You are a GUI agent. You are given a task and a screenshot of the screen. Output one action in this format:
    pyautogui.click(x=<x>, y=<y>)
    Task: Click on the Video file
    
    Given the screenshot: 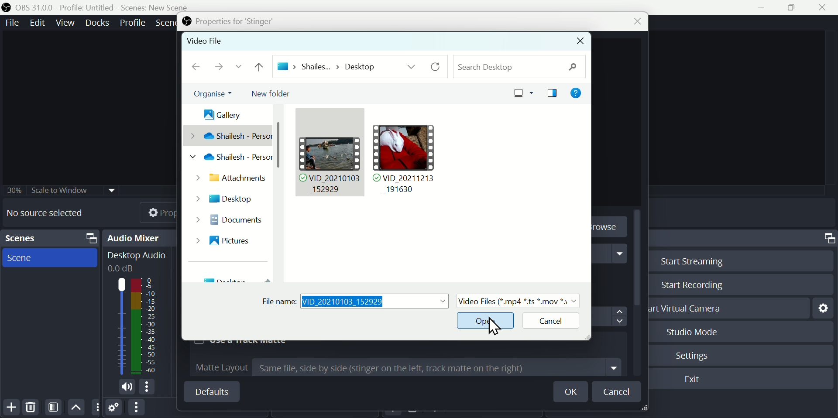 What is the action you would take?
    pyautogui.click(x=211, y=42)
    